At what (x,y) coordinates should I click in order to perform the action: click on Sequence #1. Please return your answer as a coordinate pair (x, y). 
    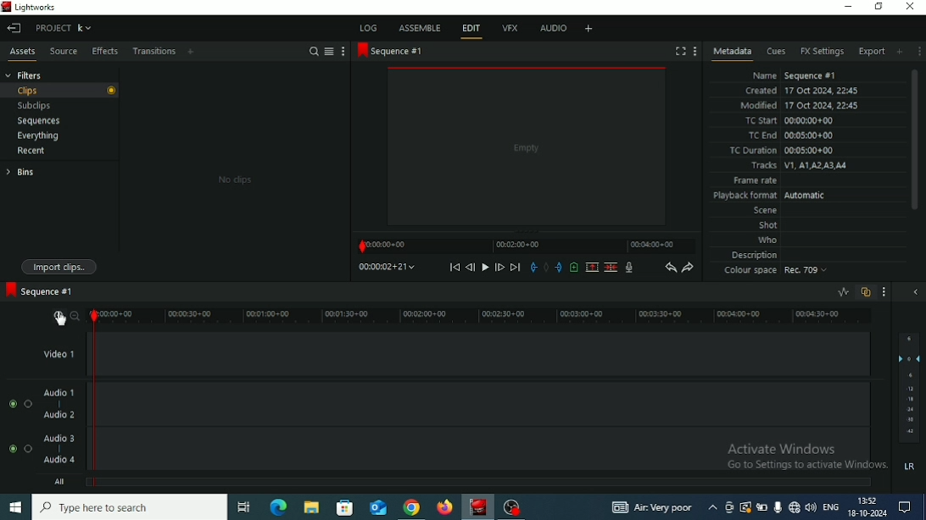
    Looking at the image, I should click on (391, 52).